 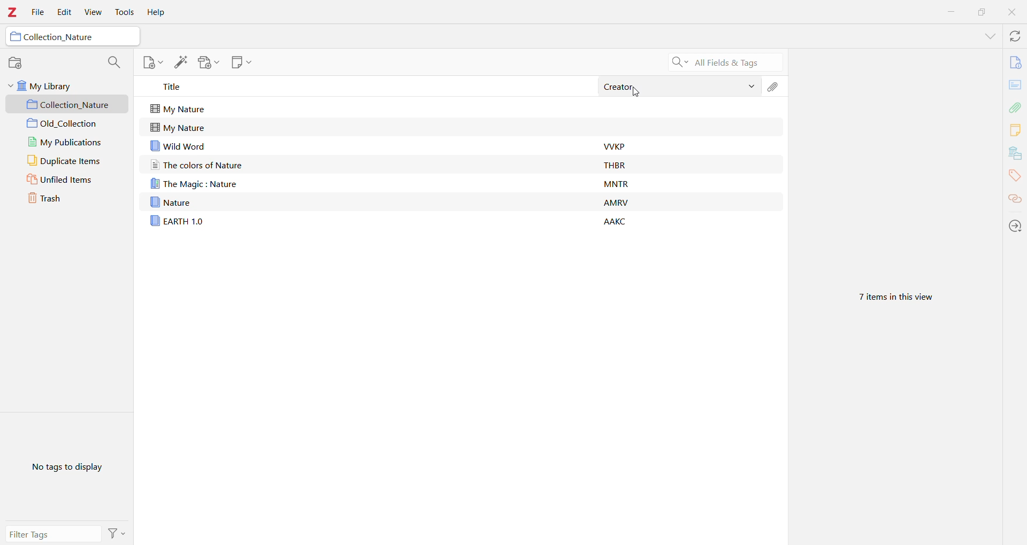 I want to click on Collapse Section, so click(x=10, y=85).